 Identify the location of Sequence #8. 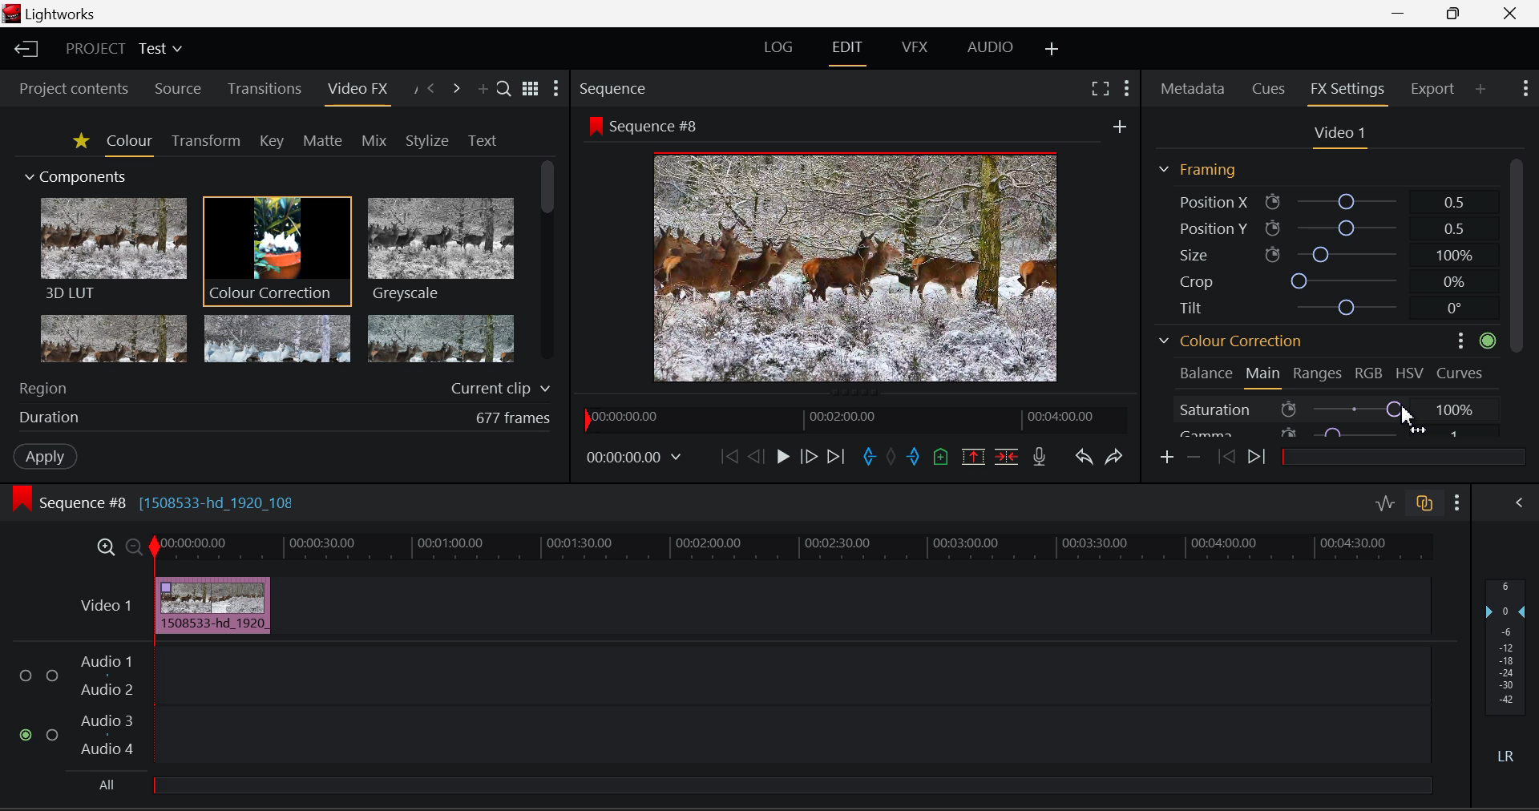
(643, 124).